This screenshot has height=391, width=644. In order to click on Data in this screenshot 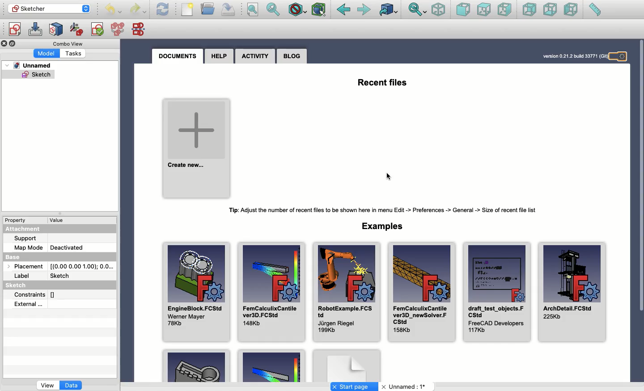, I will do `click(72, 384)`.